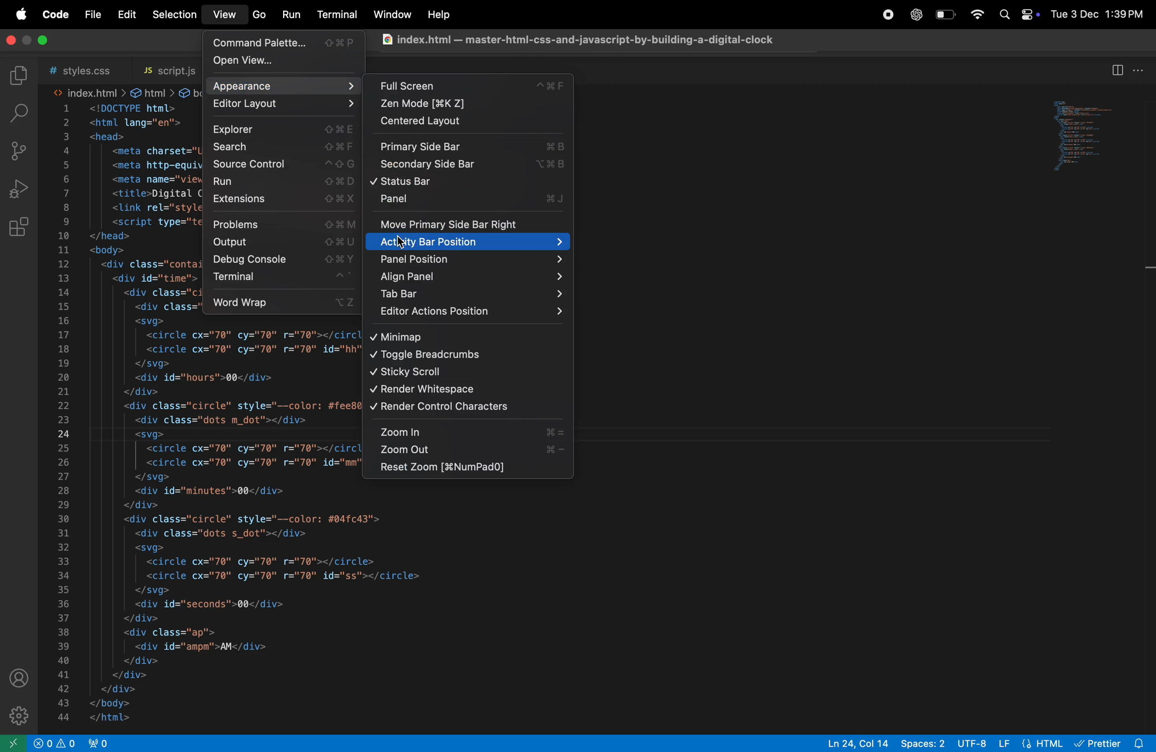 The image size is (1156, 752). What do you see at coordinates (470, 147) in the screenshot?
I see `primary side bar` at bounding box center [470, 147].